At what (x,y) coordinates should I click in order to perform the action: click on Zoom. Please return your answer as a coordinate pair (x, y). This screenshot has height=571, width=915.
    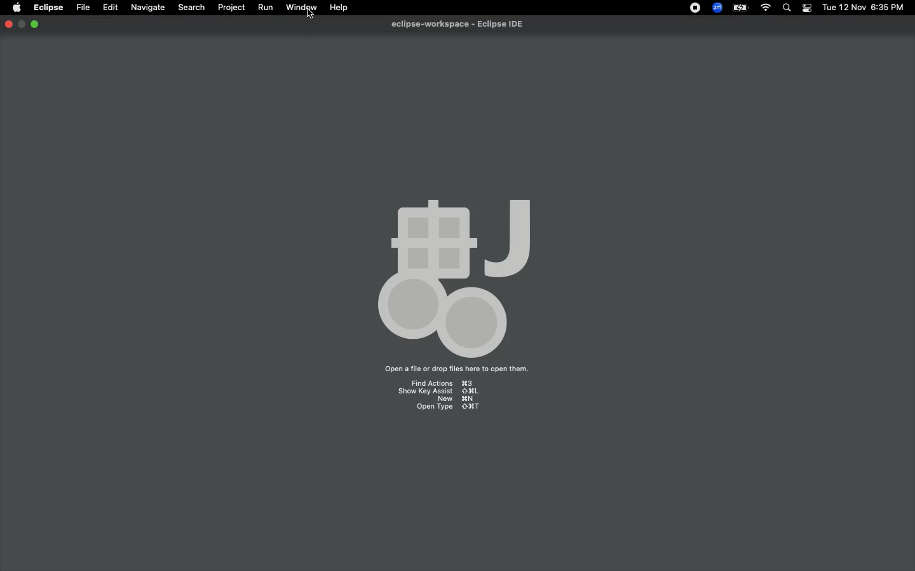
    Looking at the image, I should click on (718, 8).